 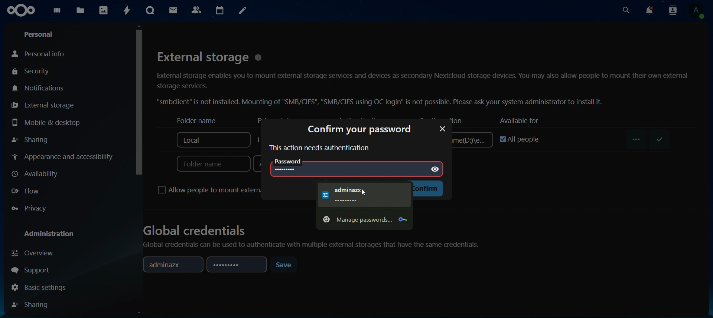 I want to click on administration, so click(x=50, y=235).